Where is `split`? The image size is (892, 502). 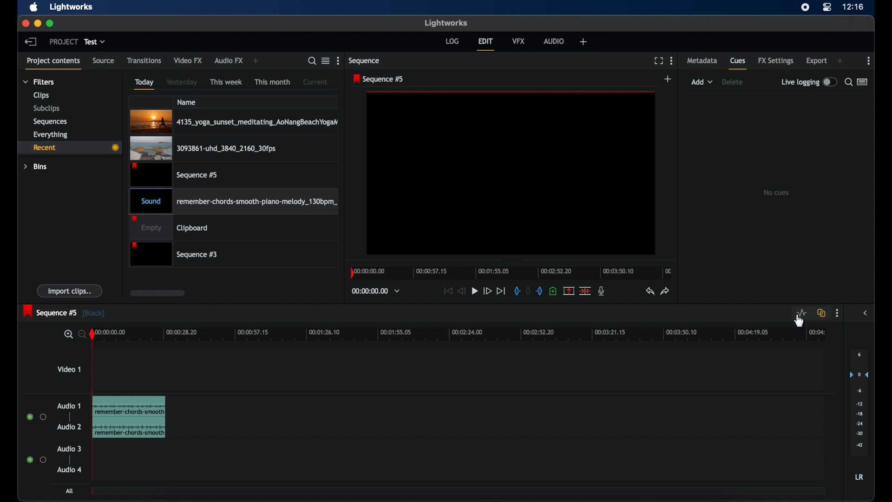
split is located at coordinates (569, 291).